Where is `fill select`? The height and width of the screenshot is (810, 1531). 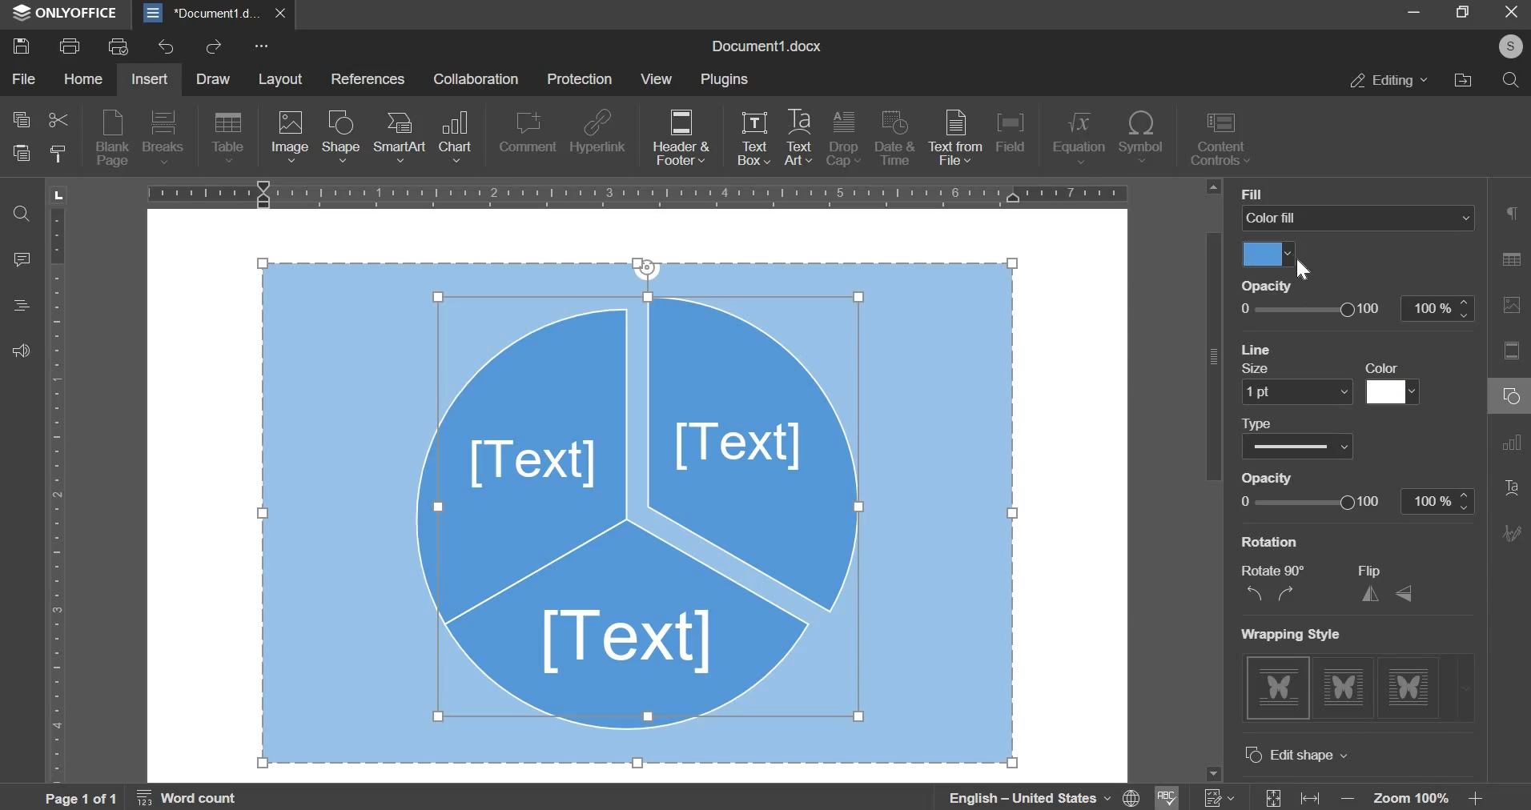 fill select is located at coordinates (1360, 219).